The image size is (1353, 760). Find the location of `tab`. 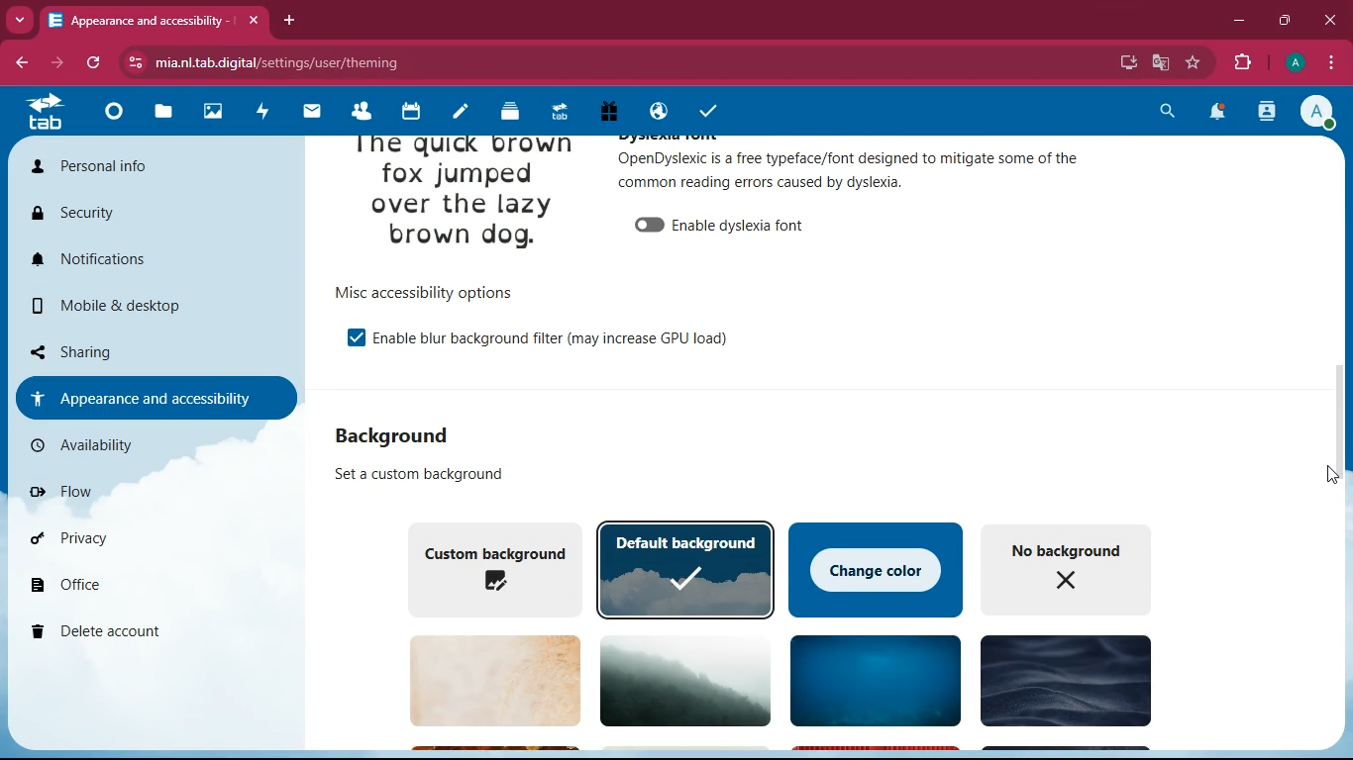

tab is located at coordinates (46, 112).